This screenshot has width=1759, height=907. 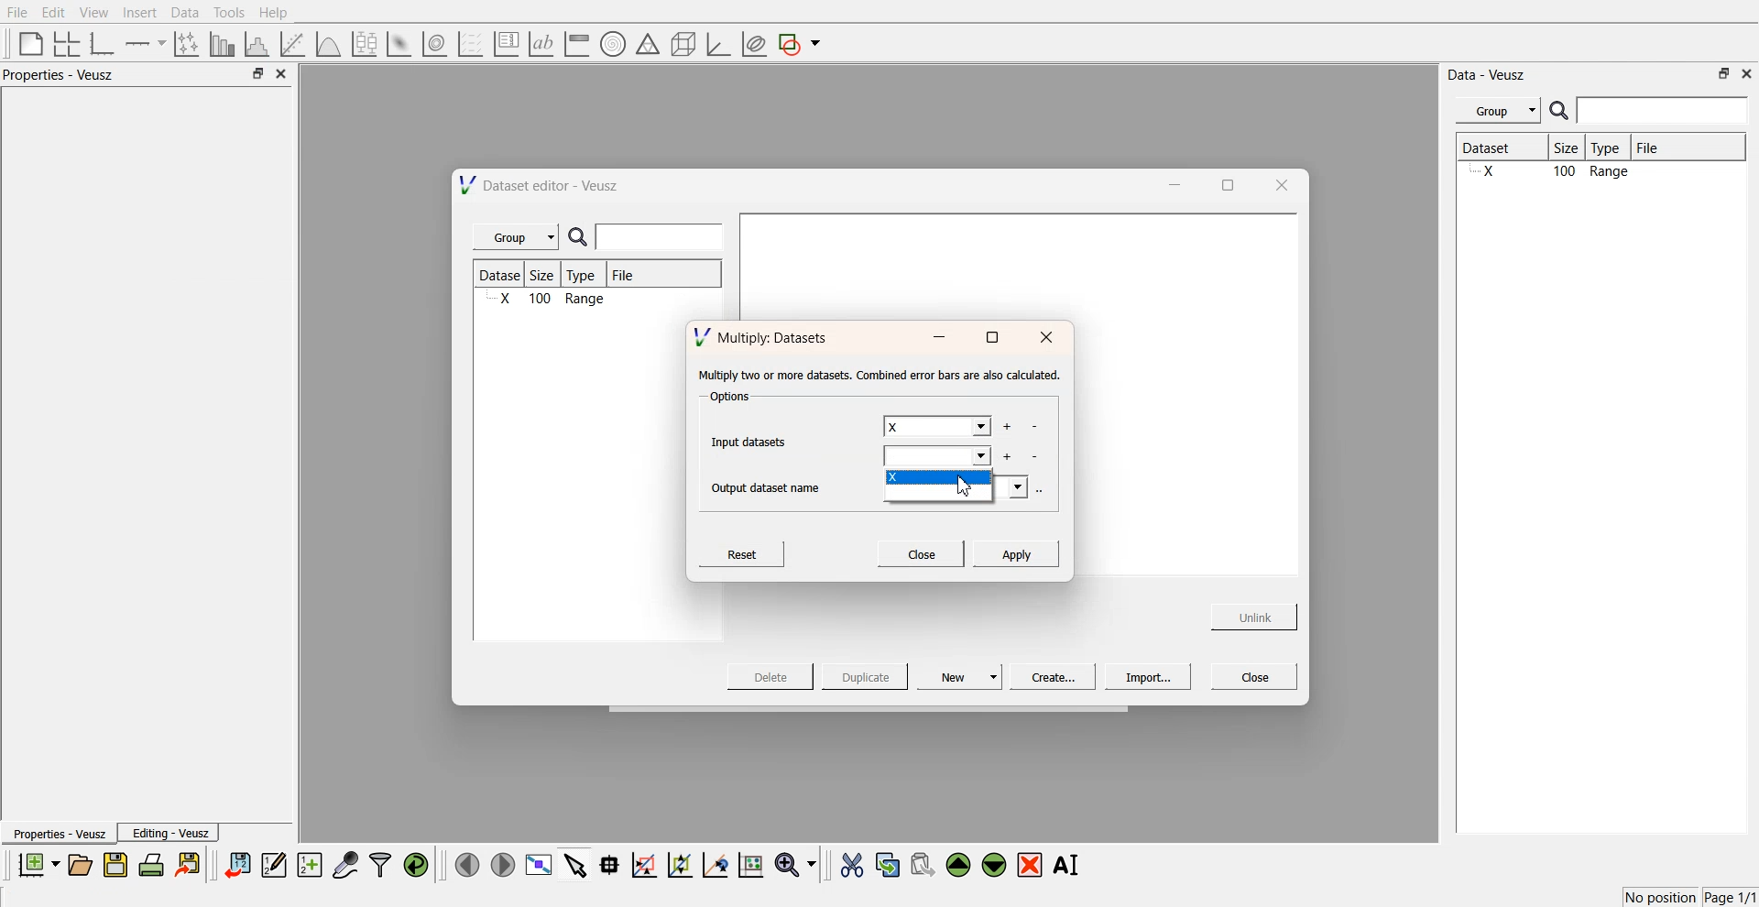 I want to click on Size, so click(x=548, y=276).